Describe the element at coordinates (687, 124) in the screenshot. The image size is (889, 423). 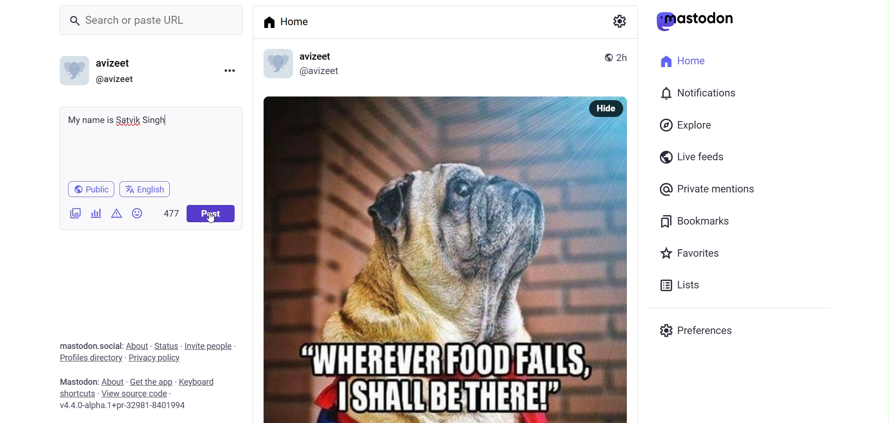
I see `Explore` at that location.